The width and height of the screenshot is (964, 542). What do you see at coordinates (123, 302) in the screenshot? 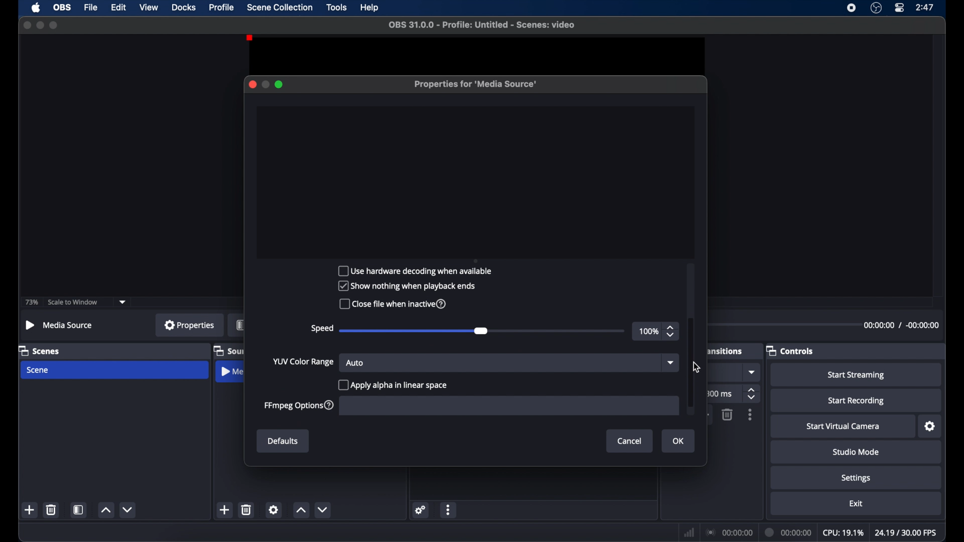
I see `dropdown` at bounding box center [123, 302].